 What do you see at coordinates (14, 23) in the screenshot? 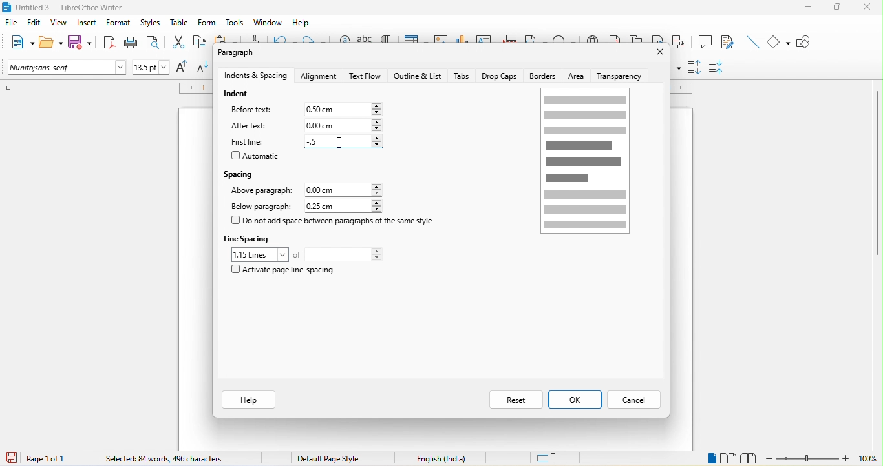
I see `file` at bounding box center [14, 23].